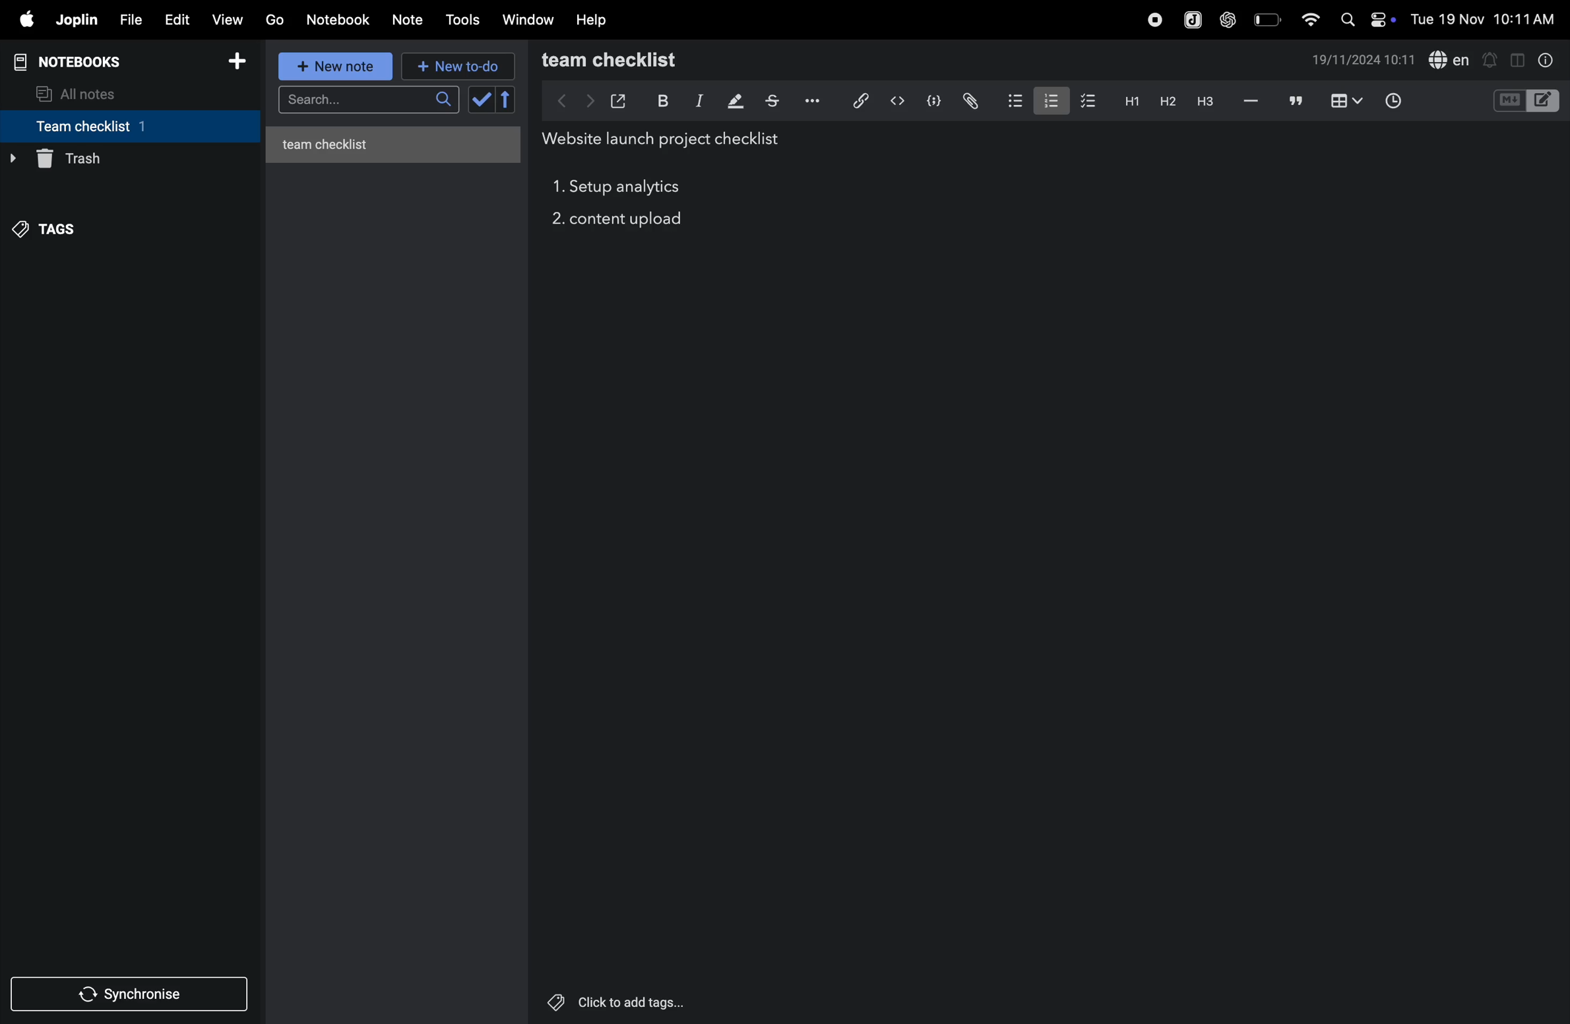 The height and width of the screenshot is (1024, 1570). What do you see at coordinates (1249, 101) in the screenshot?
I see `hifen` at bounding box center [1249, 101].